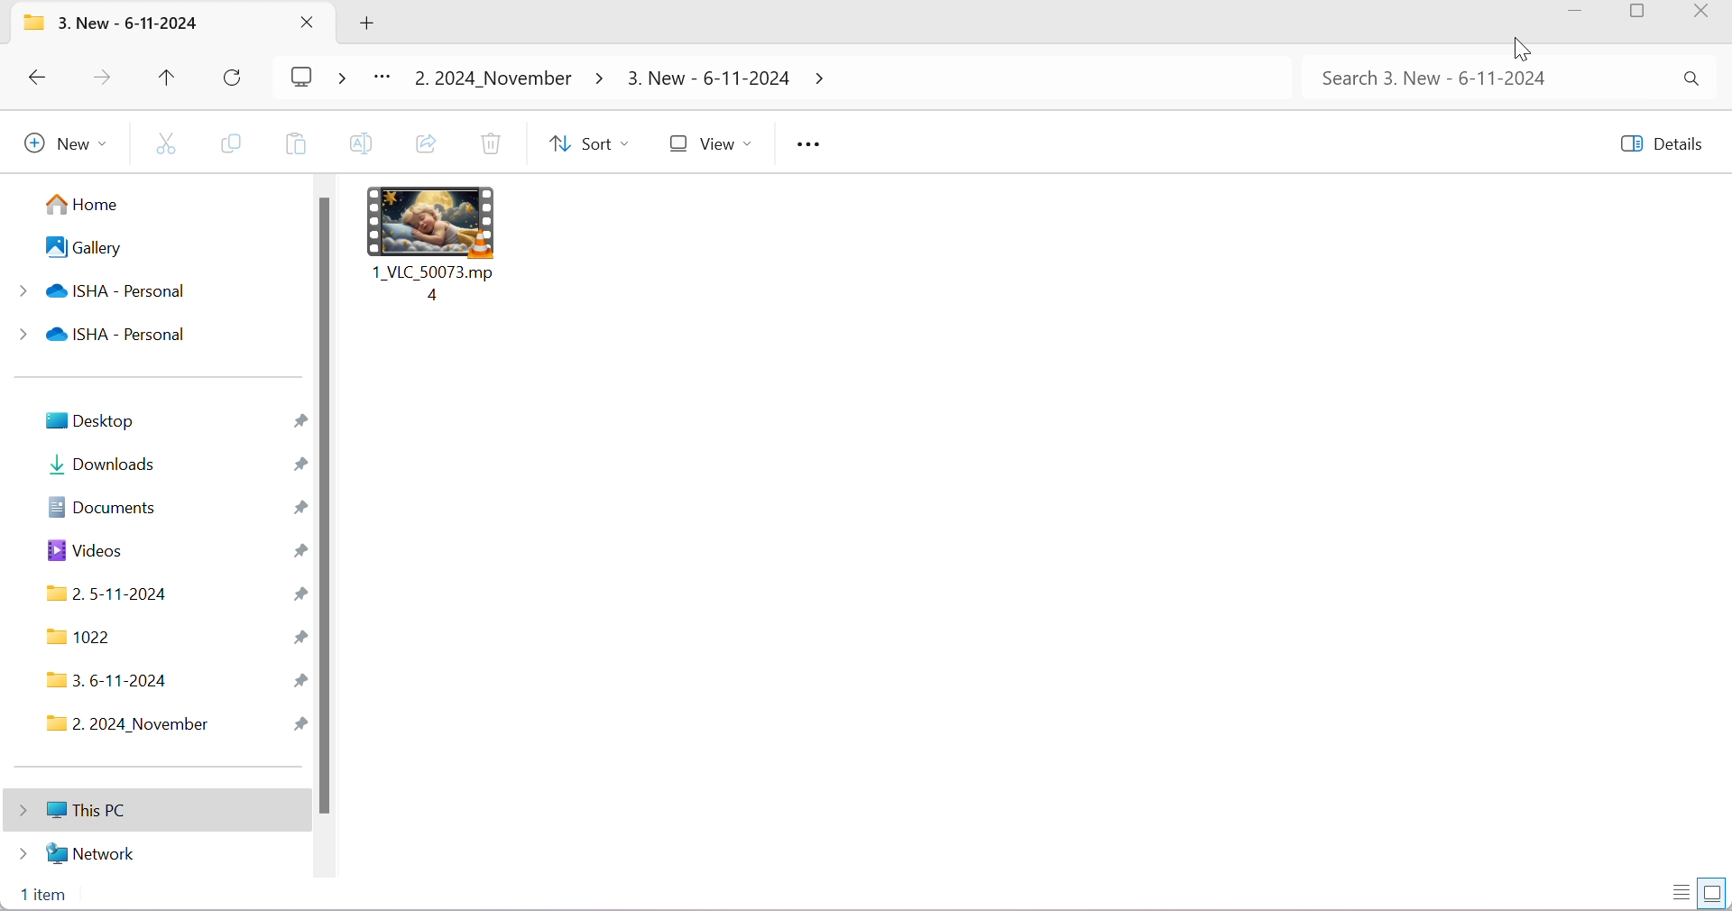 This screenshot has width=1732, height=911. I want to click on Search 3. New - 6-11-2024, so click(1514, 82).